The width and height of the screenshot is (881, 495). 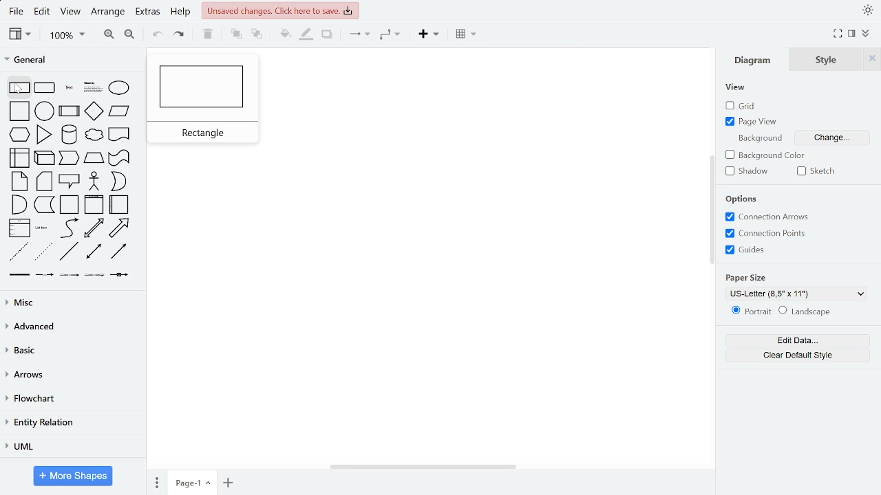 I want to click on arrows, so click(x=72, y=377).